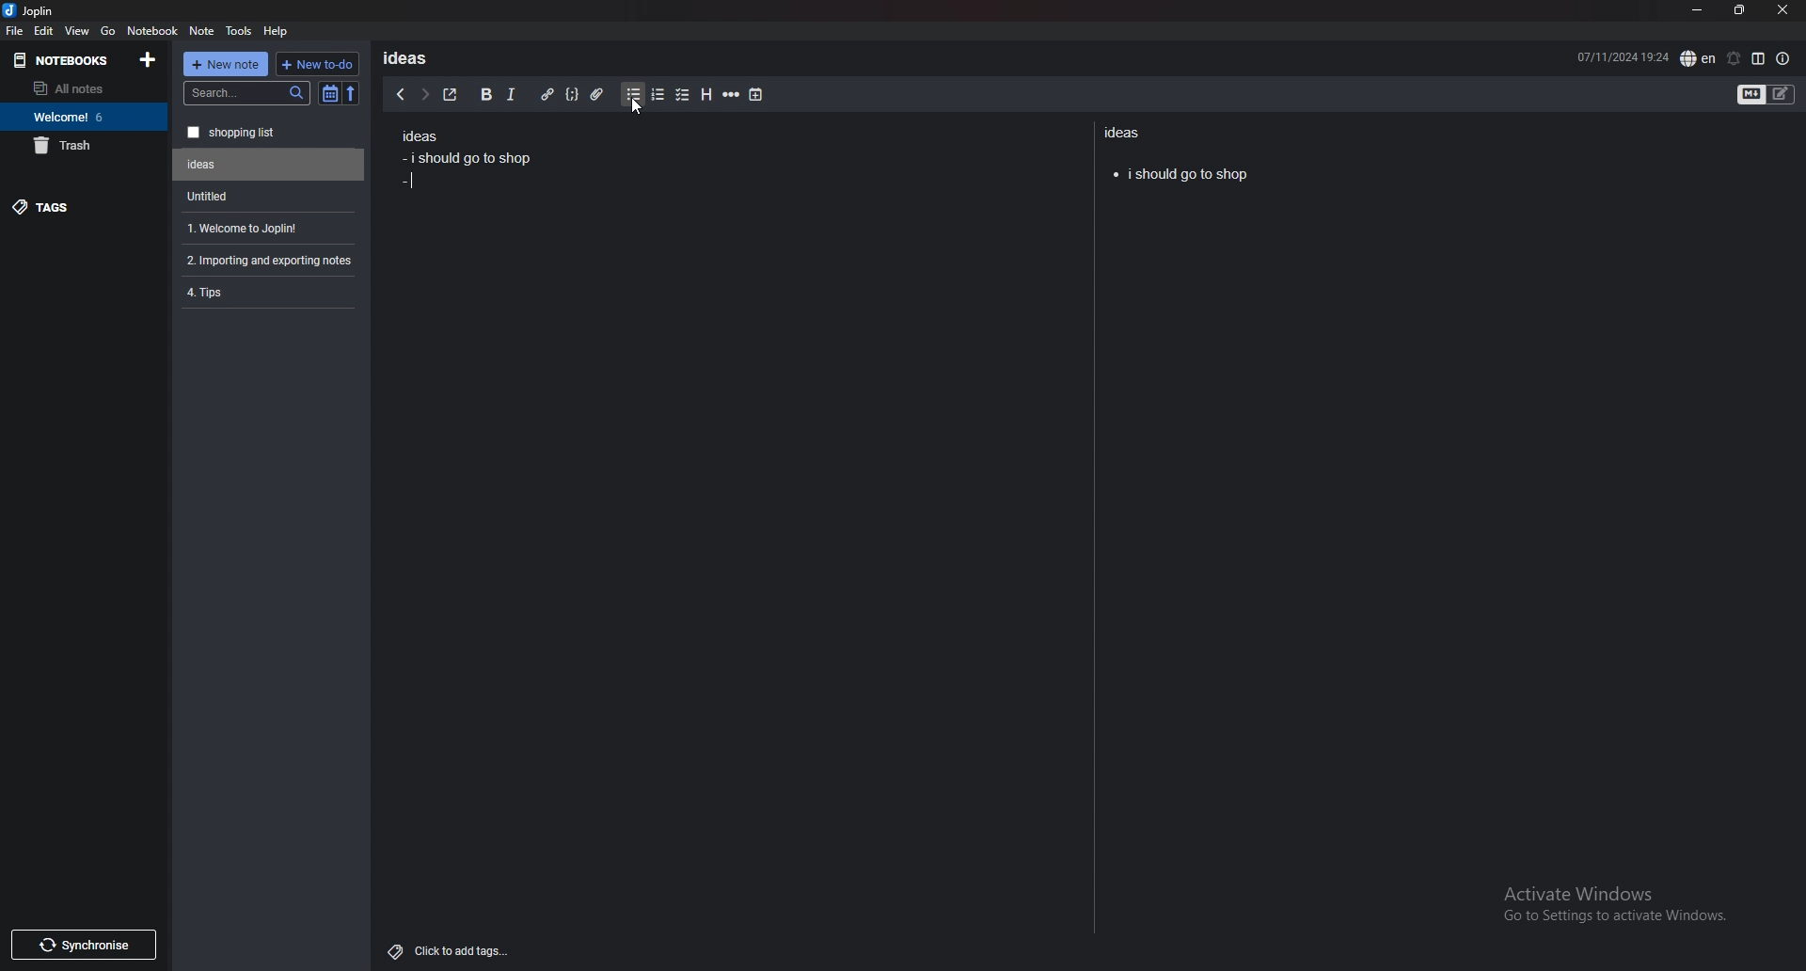 The image size is (1806, 971). What do you see at coordinates (78, 30) in the screenshot?
I see `view` at bounding box center [78, 30].